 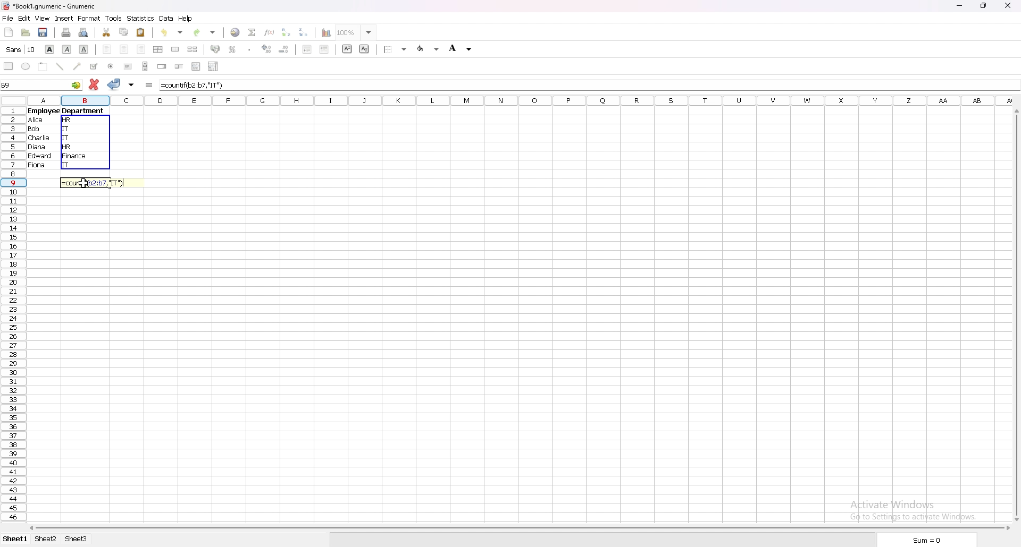 I want to click on data, so click(x=168, y=18).